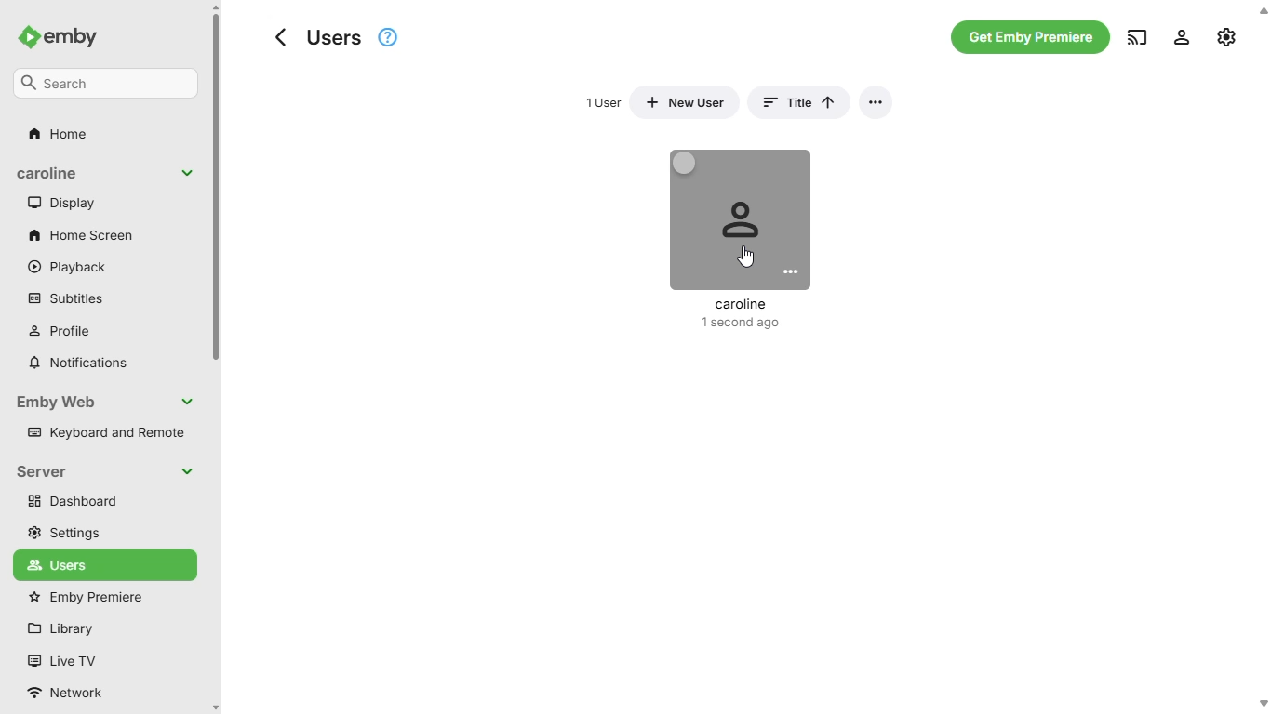 The image size is (1271, 714). I want to click on emby, so click(59, 36).